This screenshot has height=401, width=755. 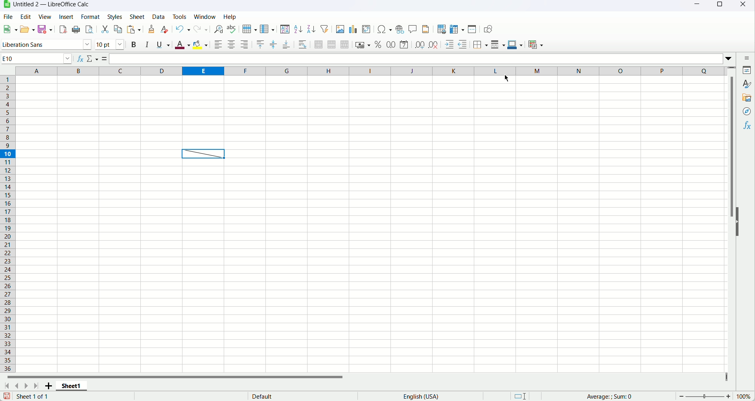 I want to click on Select function, so click(x=93, y=58).